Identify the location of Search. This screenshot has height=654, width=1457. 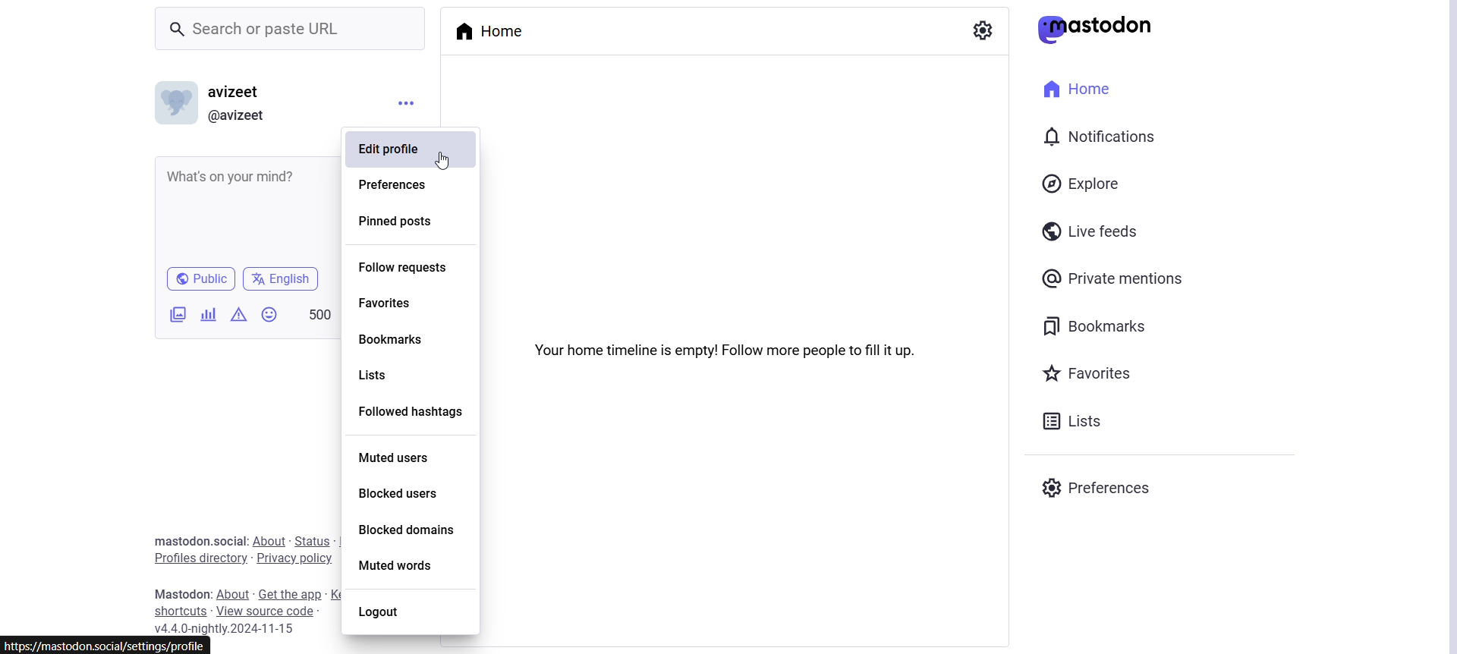
(282, 30).